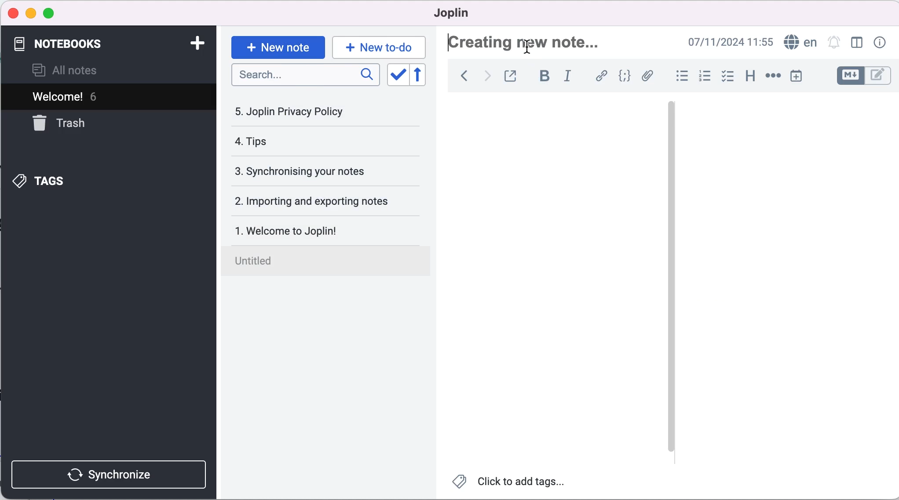  What do you see at coordinates (49, 14) in the screenshot?
I see `maximize` at bounding box center [49, 14].